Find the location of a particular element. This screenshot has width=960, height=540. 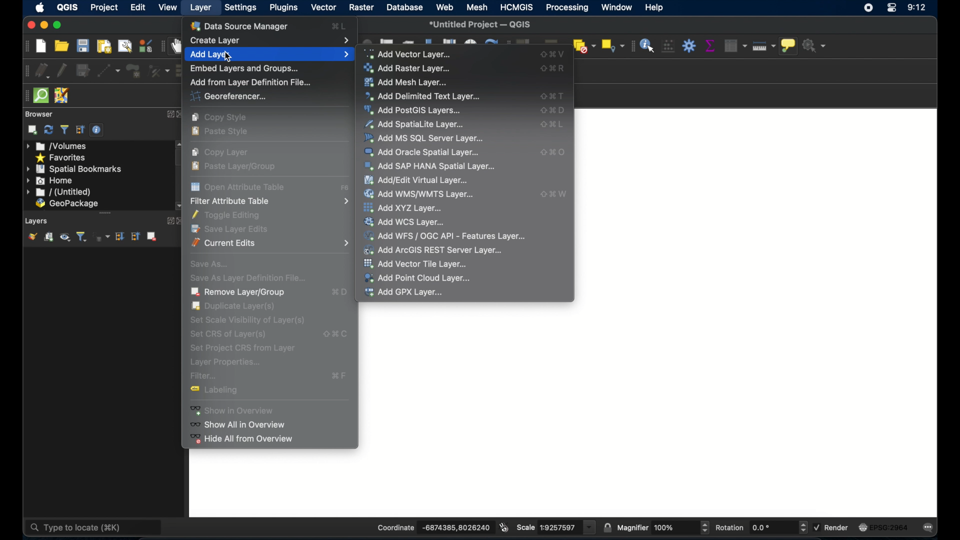

save edits is located at coordinates (83, 70).